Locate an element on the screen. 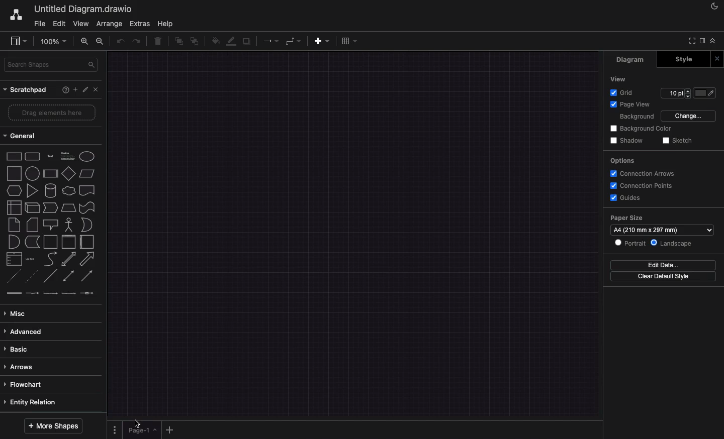  data storage is located at coordinates (33, 243).